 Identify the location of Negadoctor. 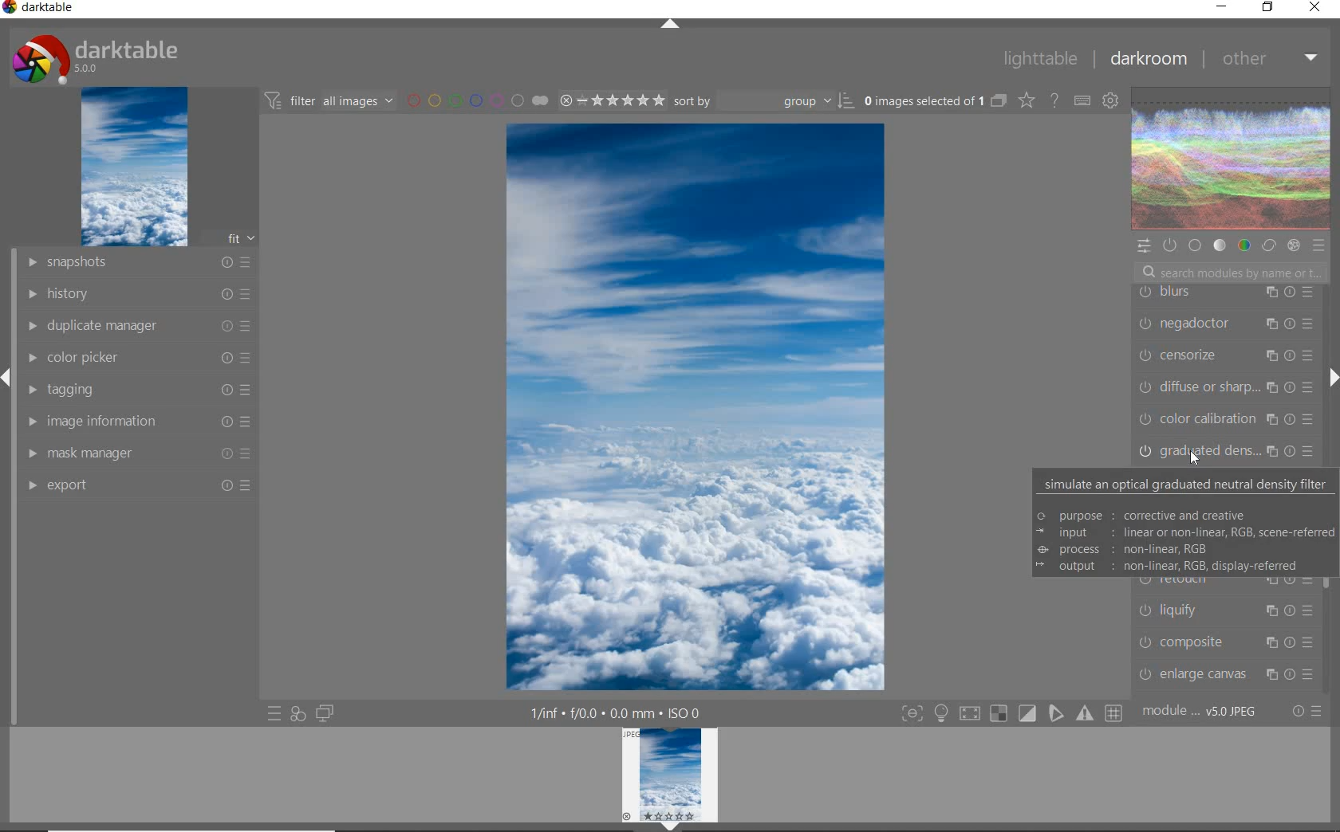
(1222, 324).